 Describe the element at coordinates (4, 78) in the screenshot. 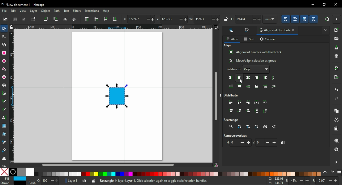

I see `3D box tool` at that location.